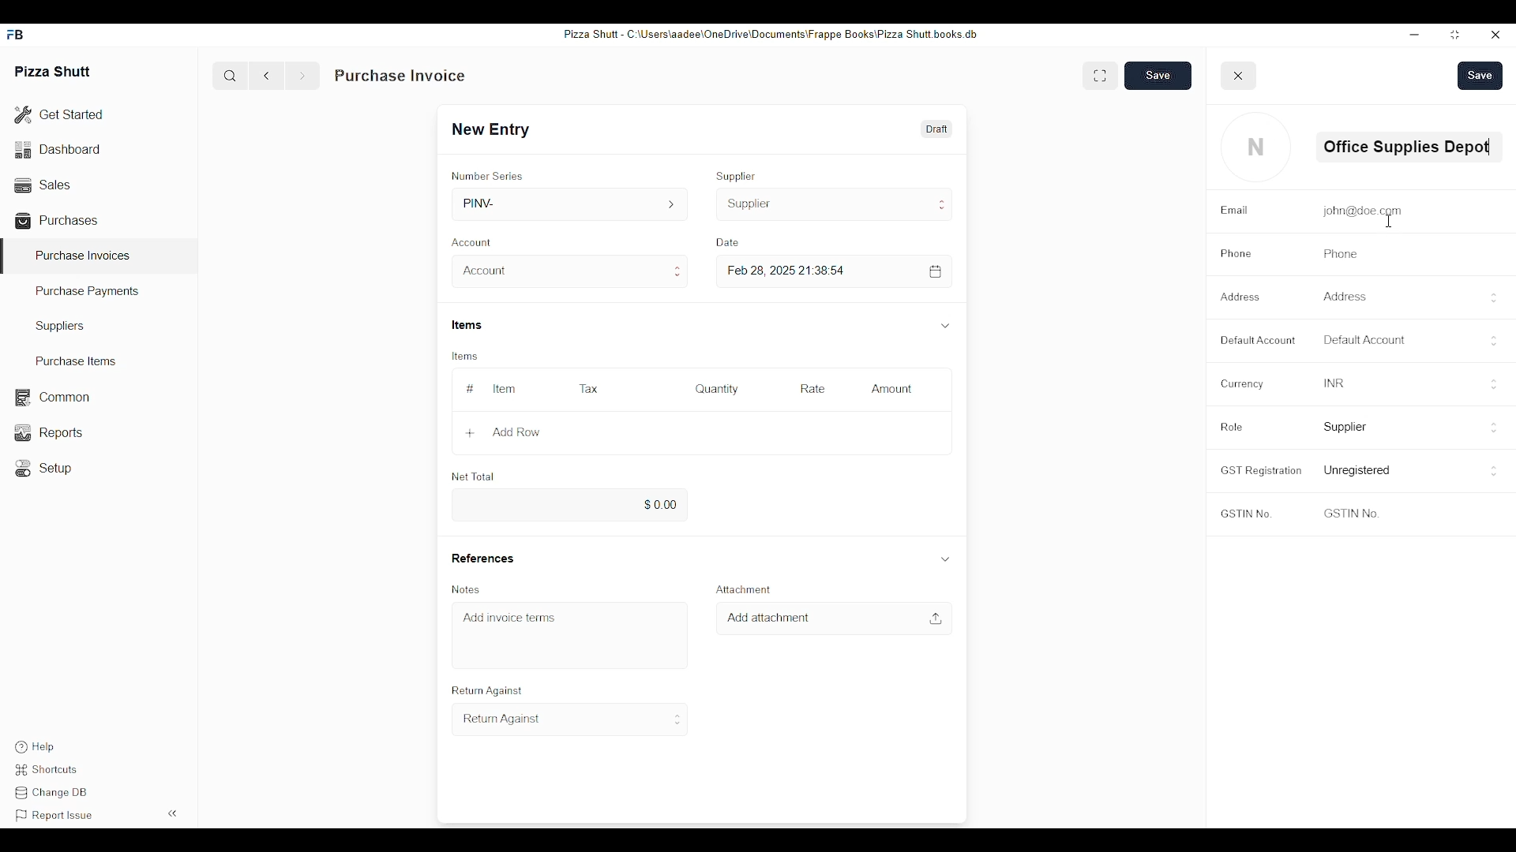 Image resolution: width=1516 pixels, height=852 pixels. Describe the element at coordinates (1392, 222) in the screenshot. I see `cursor` at that location.